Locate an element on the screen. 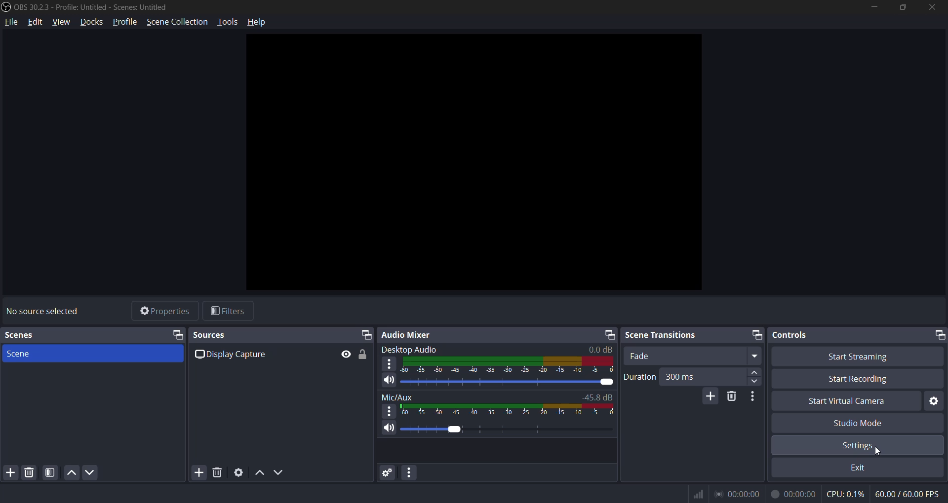  cursor is located at coordinates (877, 454).